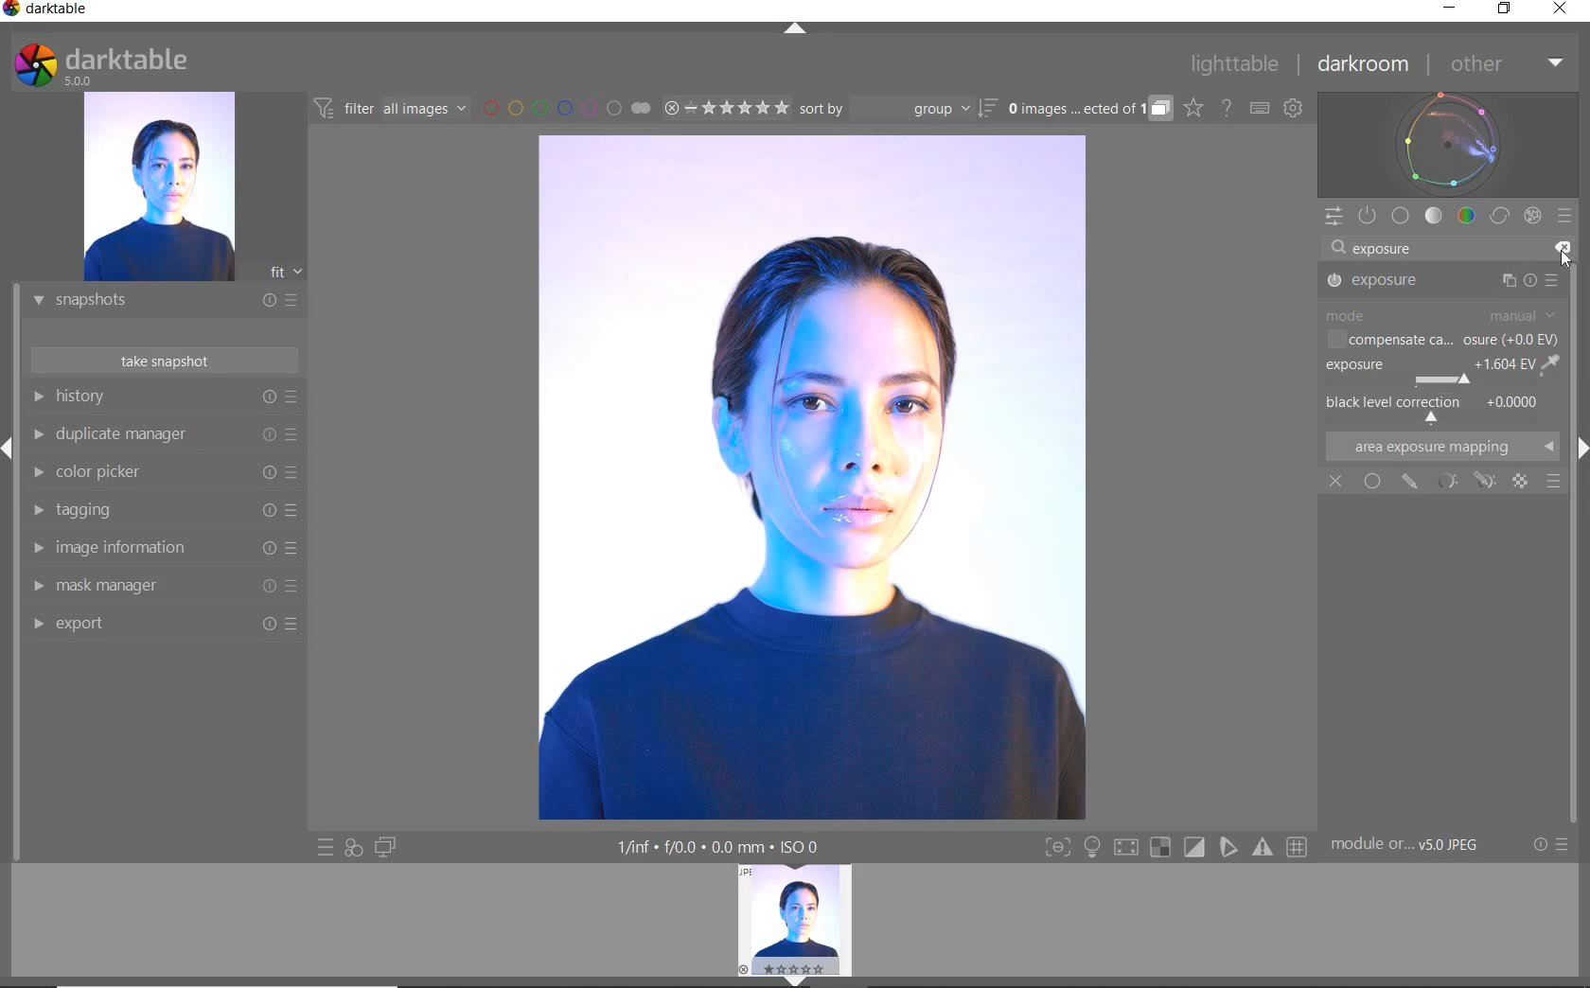  Describe the element at coordinates (715, 847) in the screenshot. I see `DISPLAYED GUI INFO` at that location.